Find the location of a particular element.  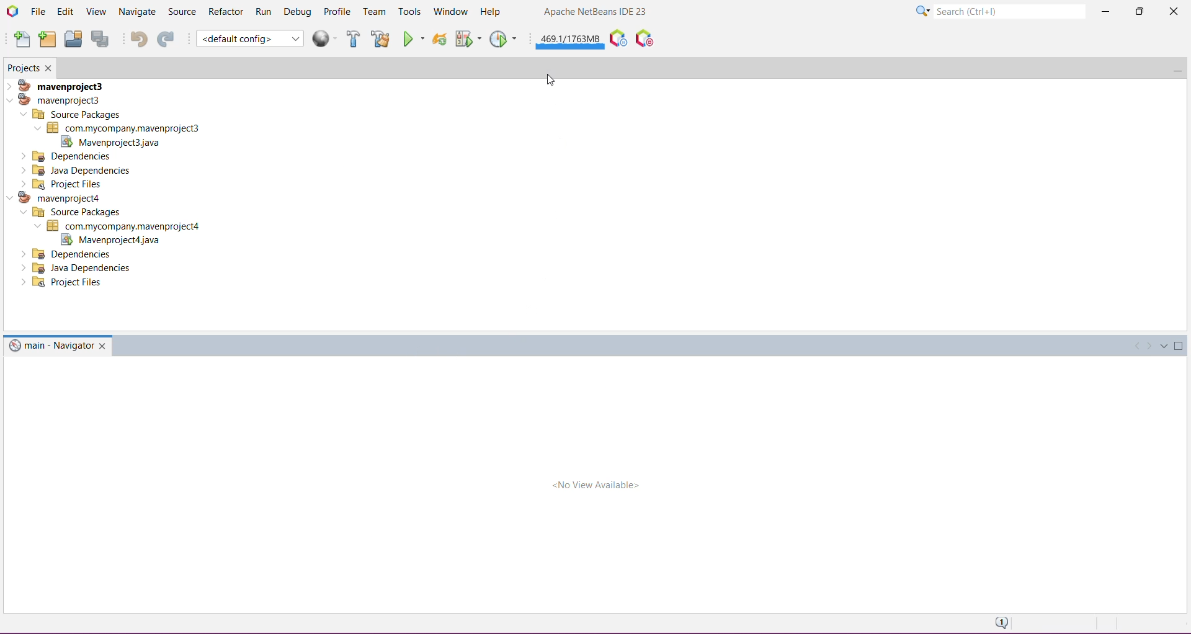

Clean and Build Project is located at coordinates (380, 38).